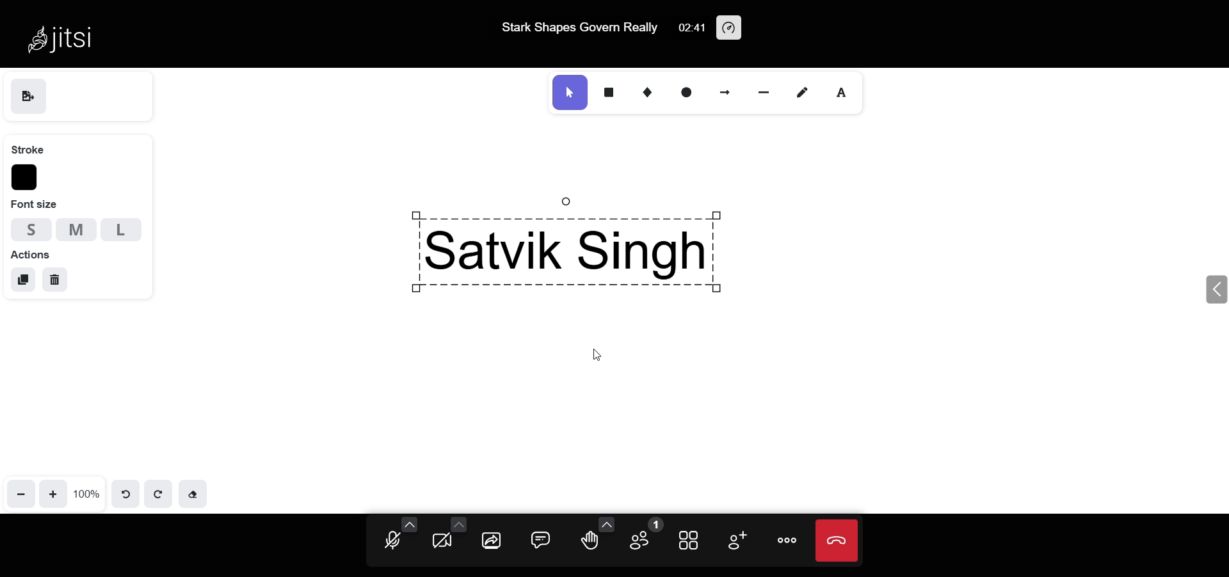 The width and height of the screenshot is (1229, 577). Describe the element at coordinates (602, 356) in the screenshot. I see `cursor` at that location.